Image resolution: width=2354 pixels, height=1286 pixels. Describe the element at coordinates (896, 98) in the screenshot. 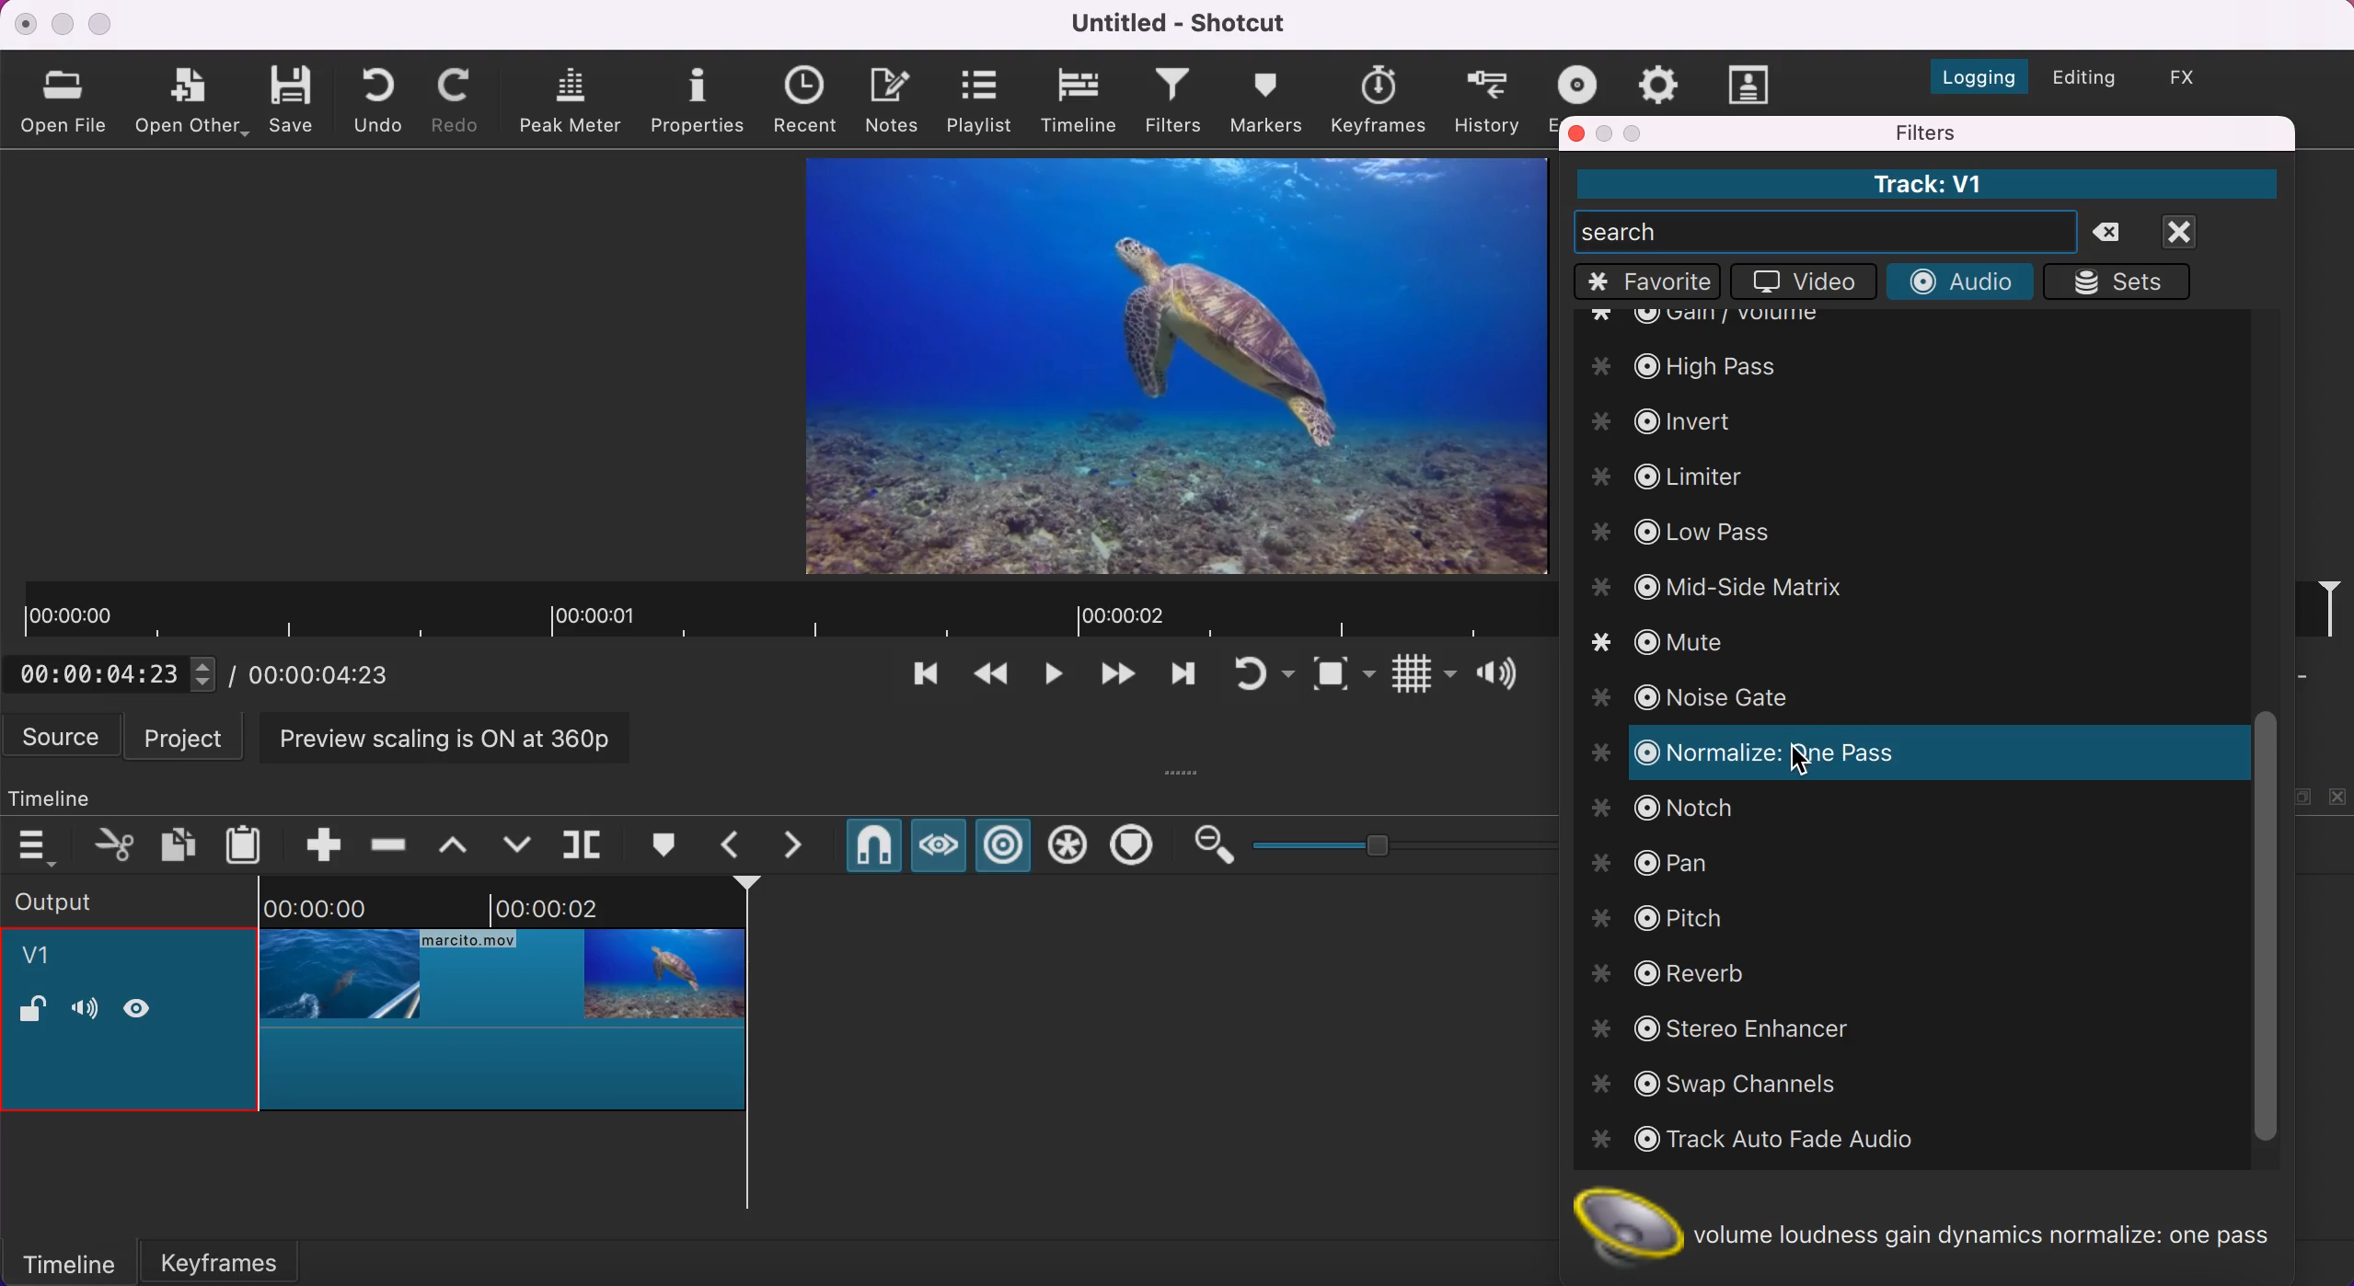

I see `notes` at that location.